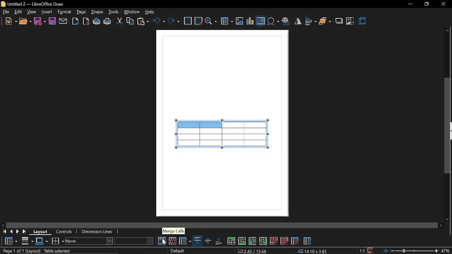 This screenshot has width=452, height=254. I want to click on export as, so click(76, 22).